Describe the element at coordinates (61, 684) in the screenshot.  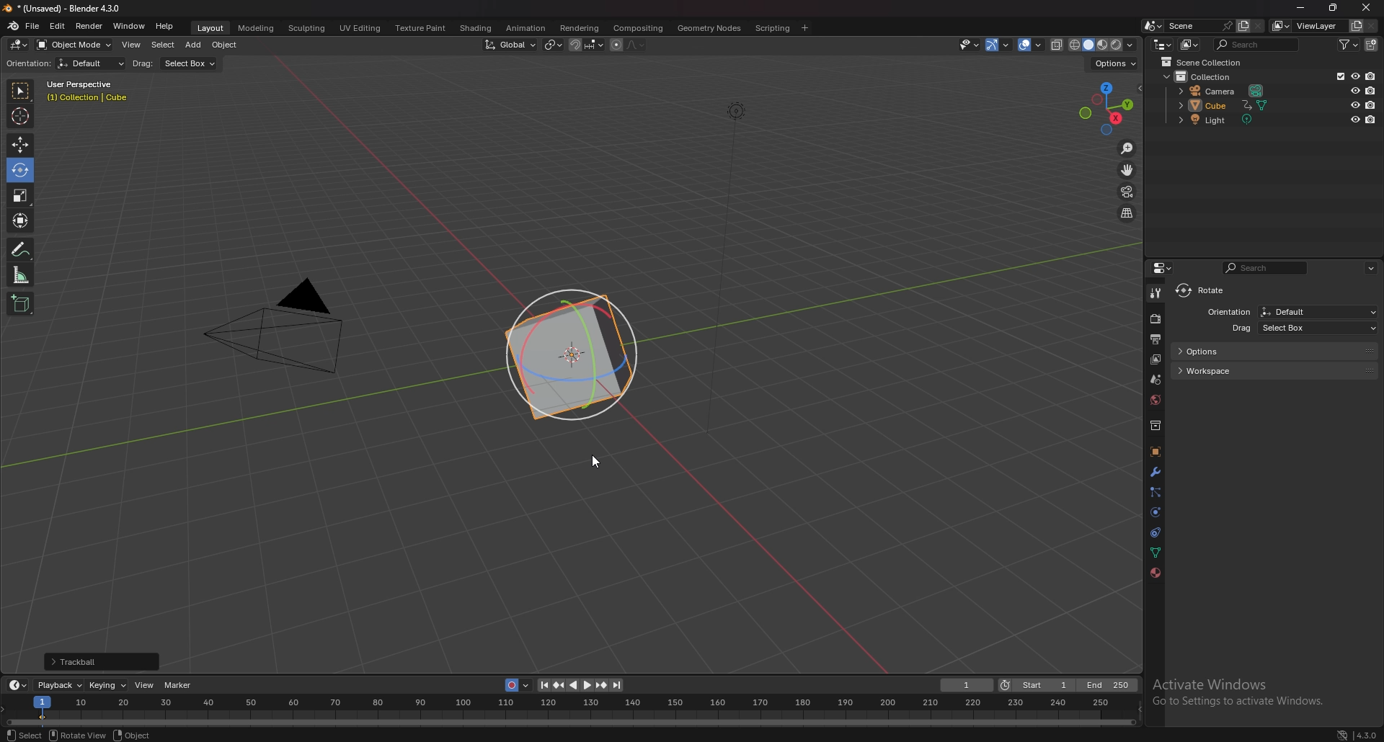
I see `playback` at that location.